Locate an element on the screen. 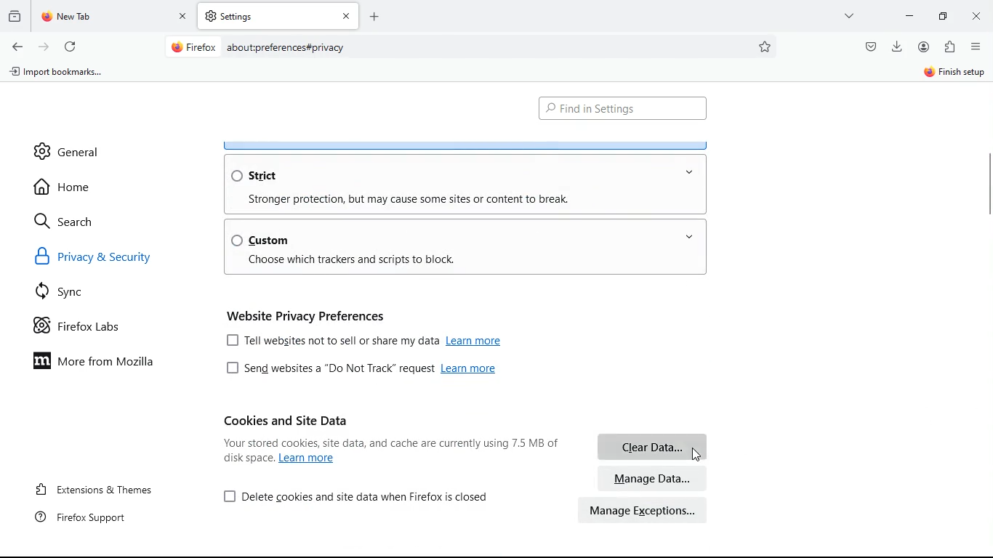 Image resolution: width=993 pixels, height=558 pixels. Search bar is located at coordinates (468, 48).